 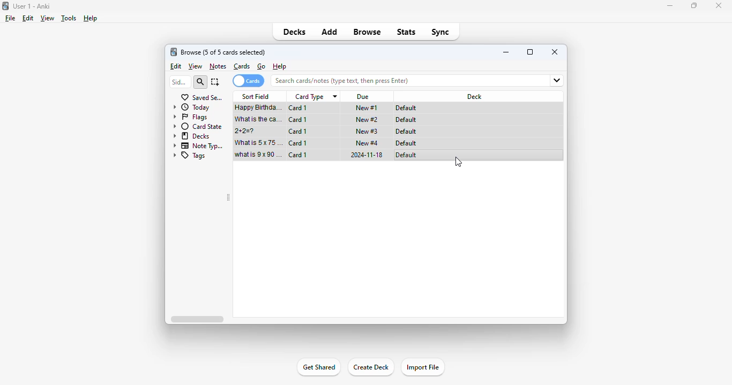 What do you see at coordinates (365, 155) in the screenshot?
I see `2024-11-18` at bounding box center [365, 155].